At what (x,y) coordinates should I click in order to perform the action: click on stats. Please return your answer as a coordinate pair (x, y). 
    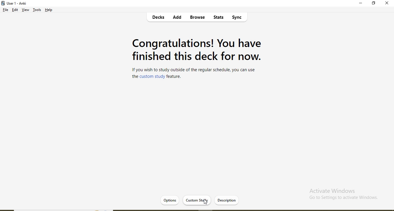
    Looking at the image, I should click on (217, 18).